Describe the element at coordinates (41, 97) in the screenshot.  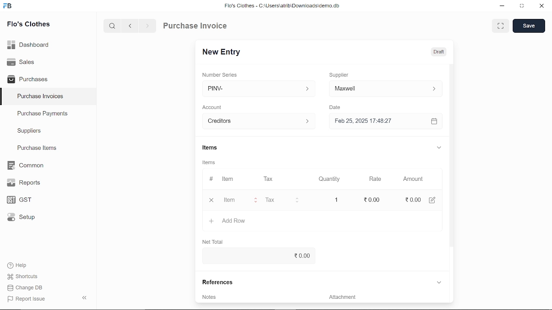
I see `Purchase Invoices` at that location.